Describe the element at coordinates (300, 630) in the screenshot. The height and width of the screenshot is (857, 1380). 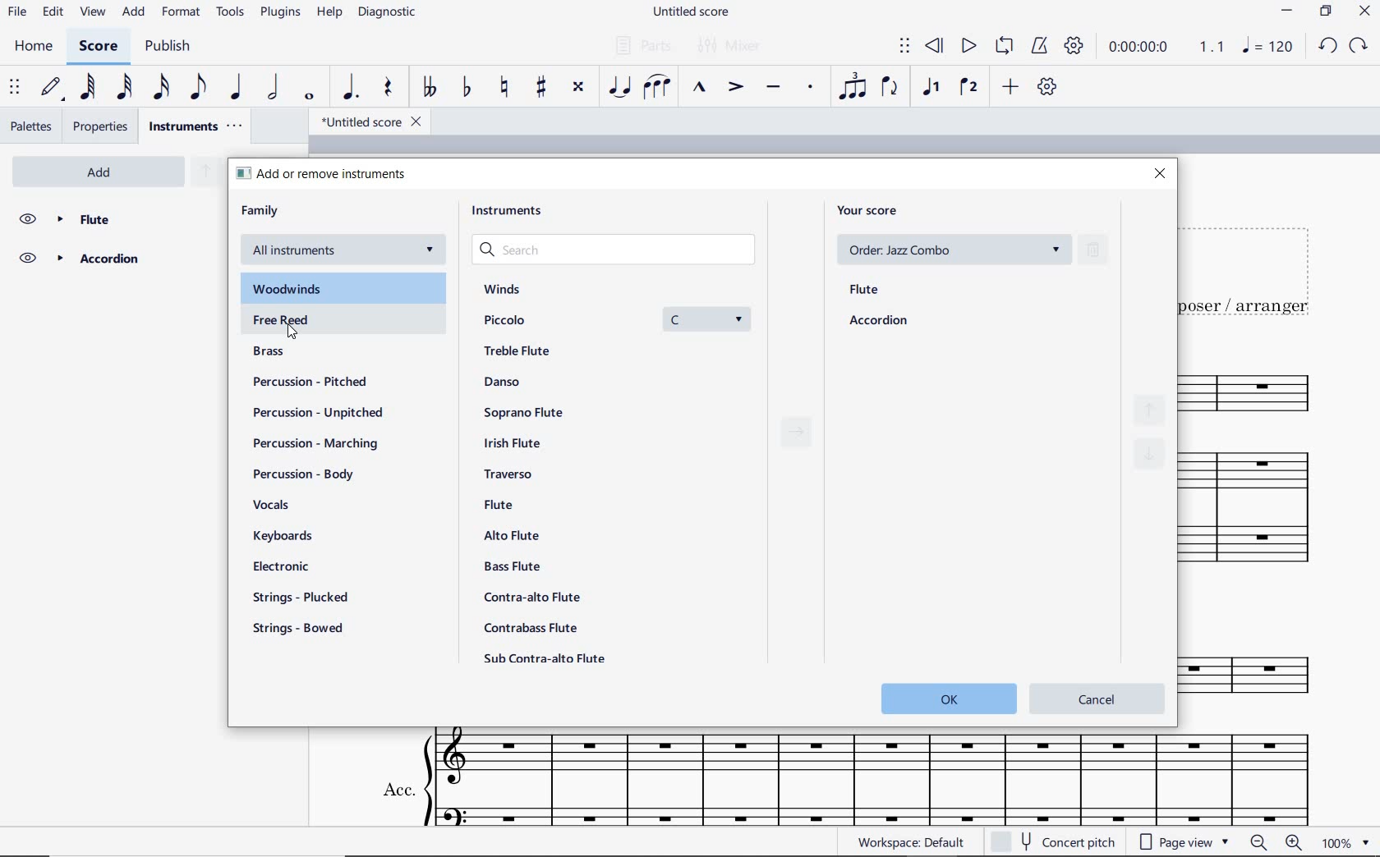
I see `strings - bowel` at that location.